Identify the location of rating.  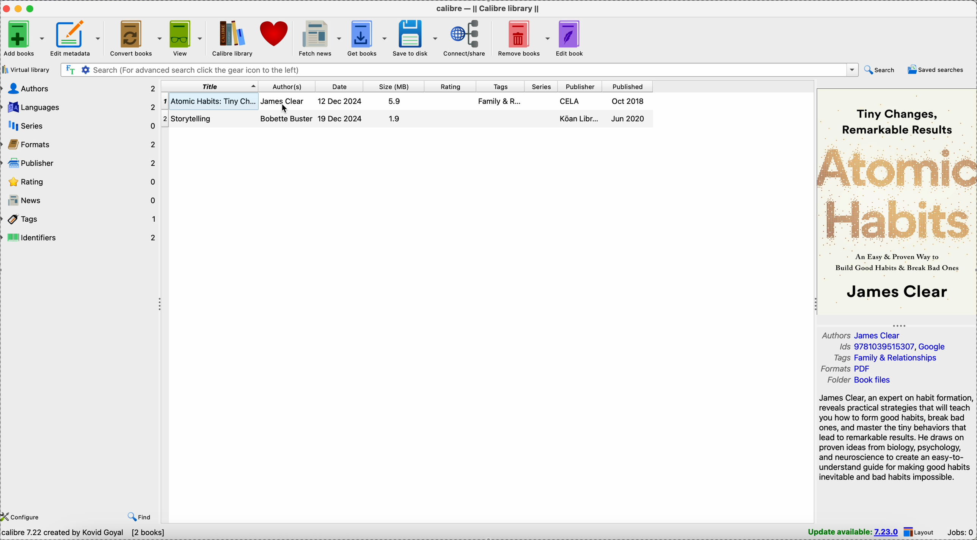
(448, 86).